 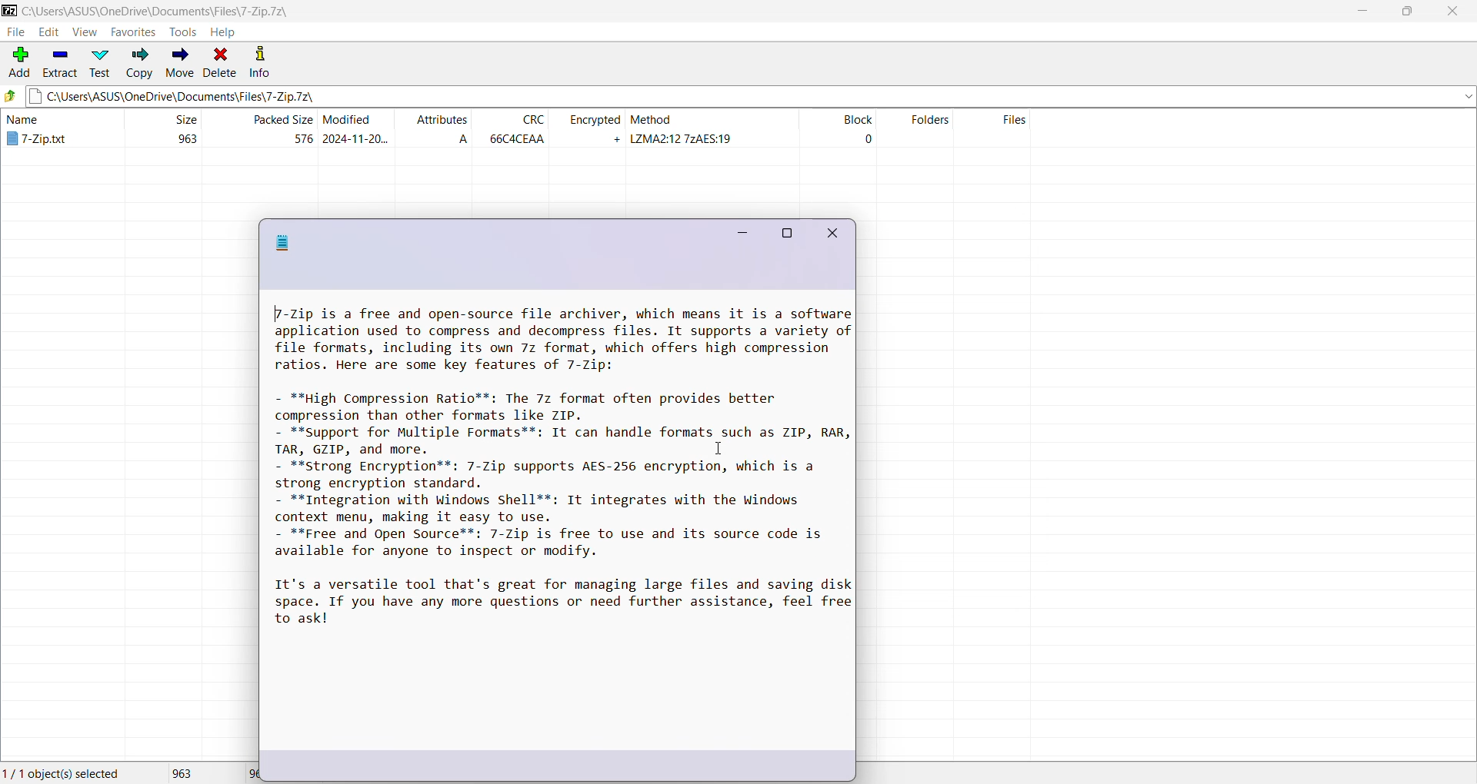 I want to click on Minimize, so click(x=1361, y=12).